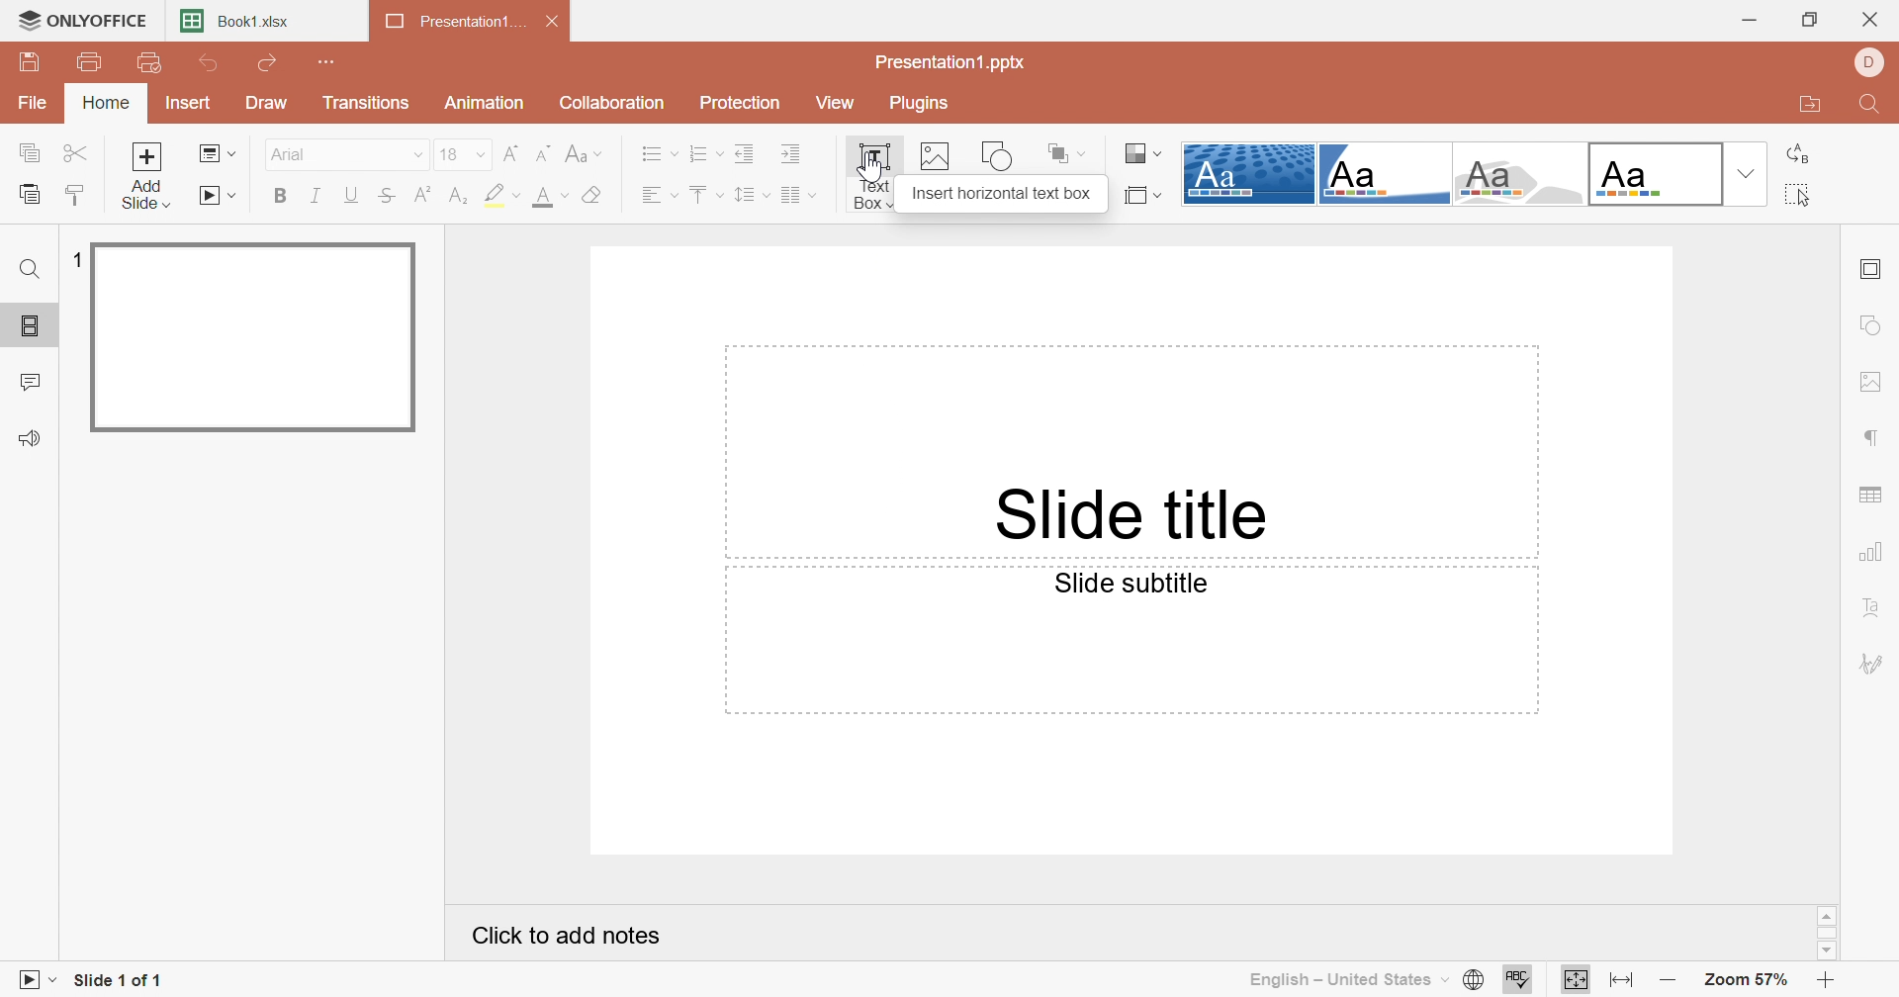 This screenshot has width=1899, height=997. Describe the element at coordinates (704, 190) in the screenshot. I see `Vertical align` at that location.